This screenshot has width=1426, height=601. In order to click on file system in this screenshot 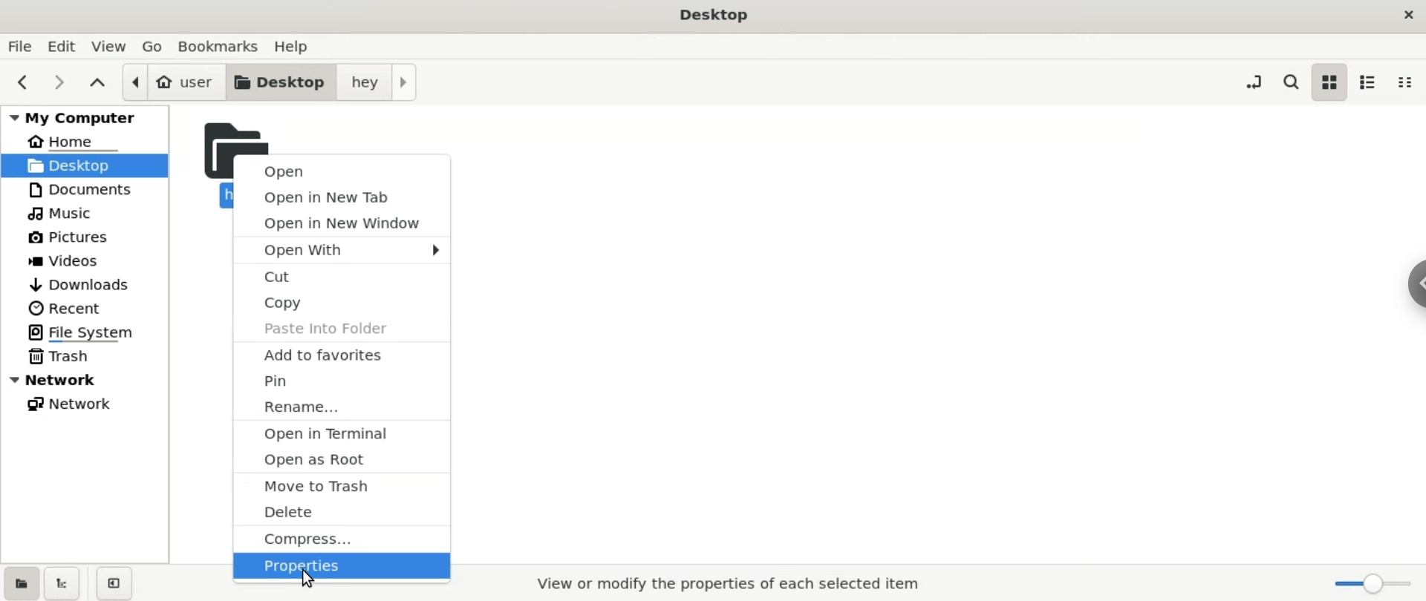, I will do `click(85, 332)`.